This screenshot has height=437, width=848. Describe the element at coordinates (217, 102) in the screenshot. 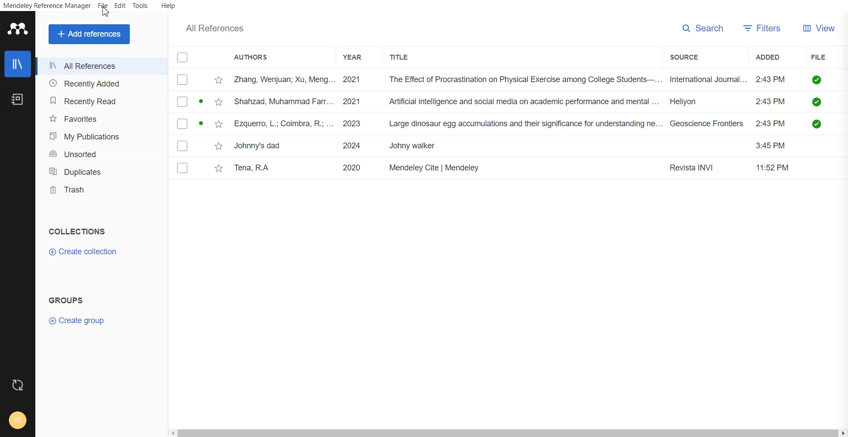

I see `star` at that location.